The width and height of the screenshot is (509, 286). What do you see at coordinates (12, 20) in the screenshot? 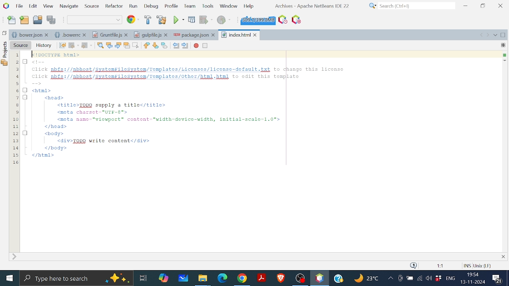
I see `Add file` at bounding box center [12, 20].